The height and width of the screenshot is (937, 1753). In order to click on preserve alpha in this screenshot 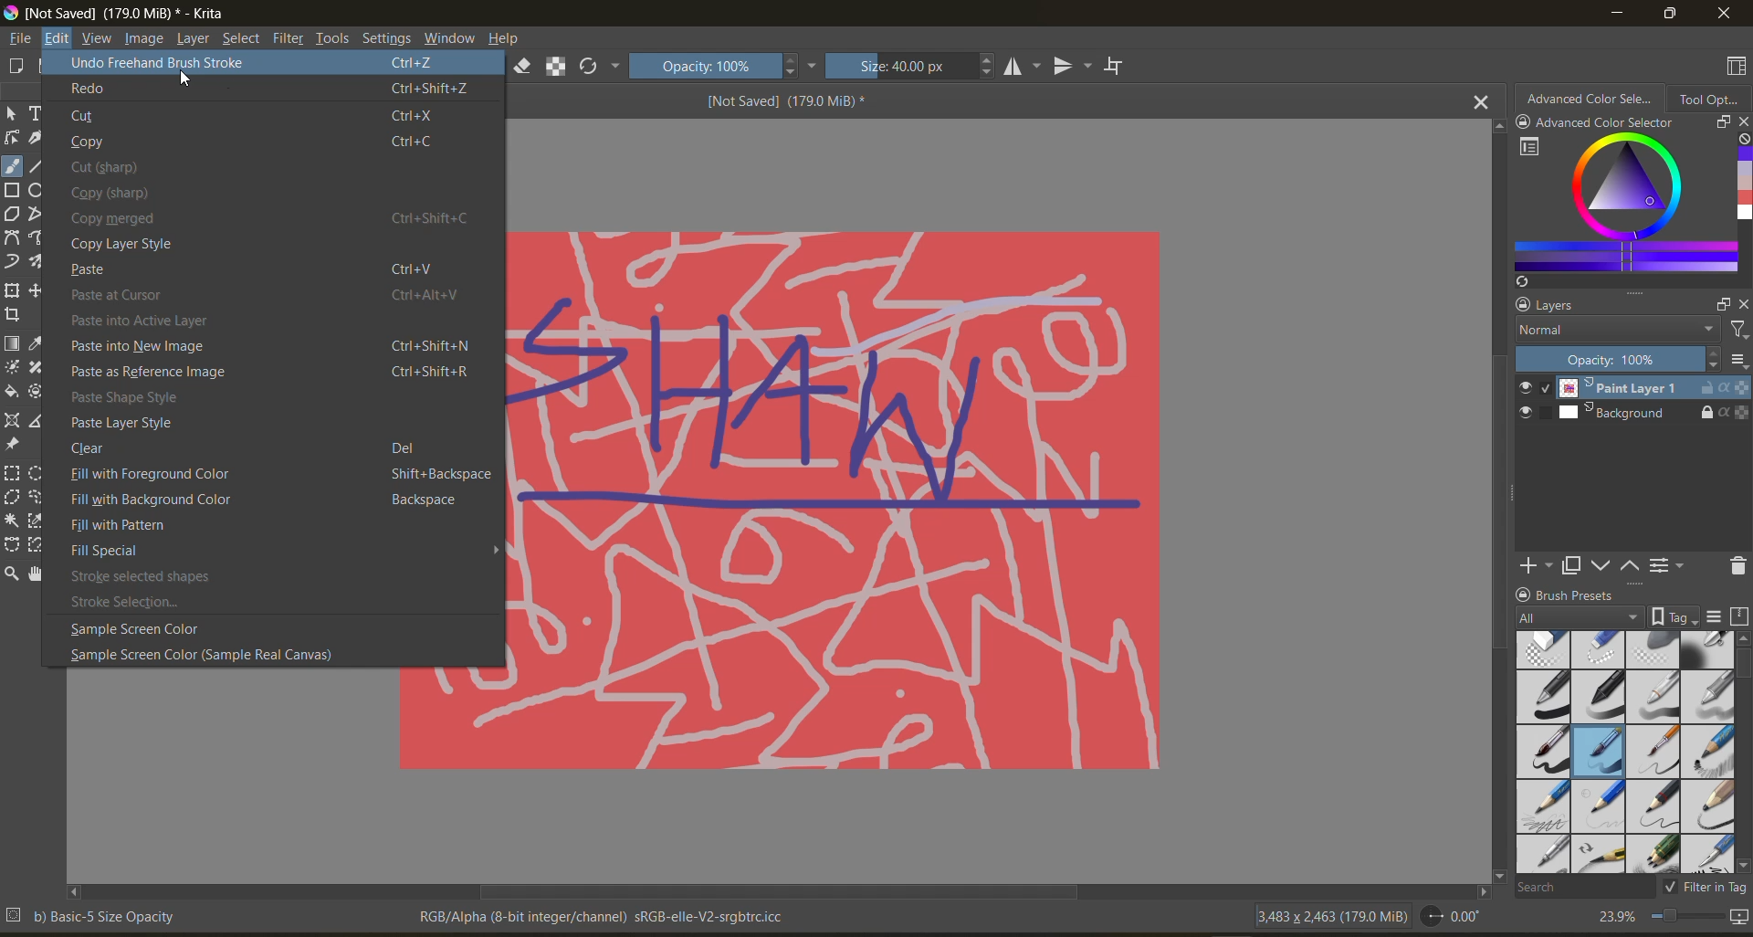, I will do `click(560, 68)`.